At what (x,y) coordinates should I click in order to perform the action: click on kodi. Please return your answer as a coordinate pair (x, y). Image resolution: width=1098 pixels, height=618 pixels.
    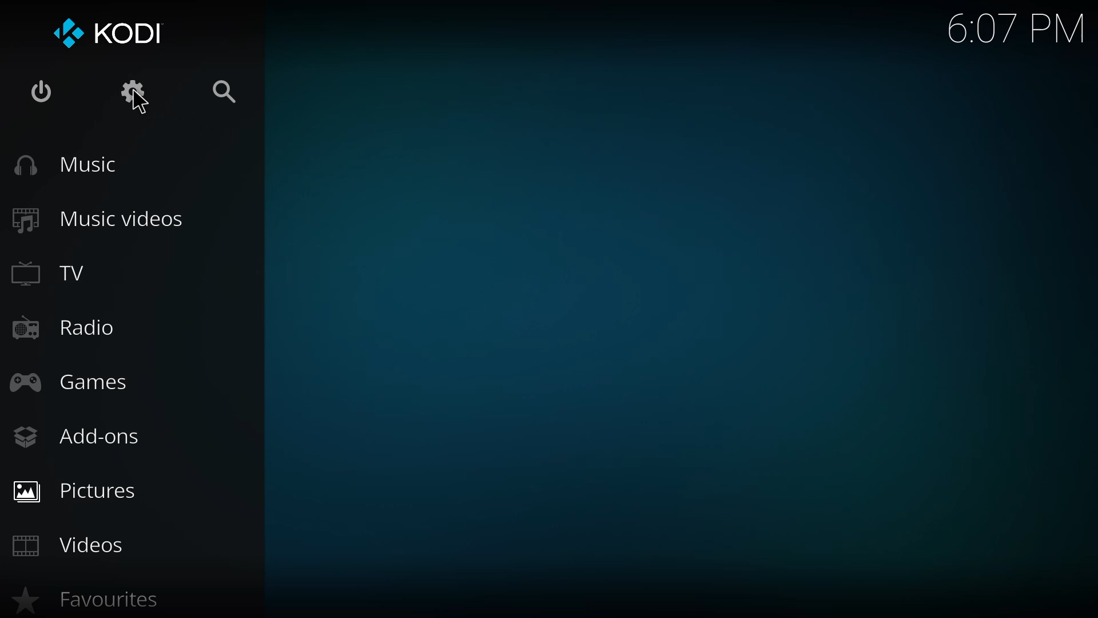
    Looking at the image, I should click on (131, 34).